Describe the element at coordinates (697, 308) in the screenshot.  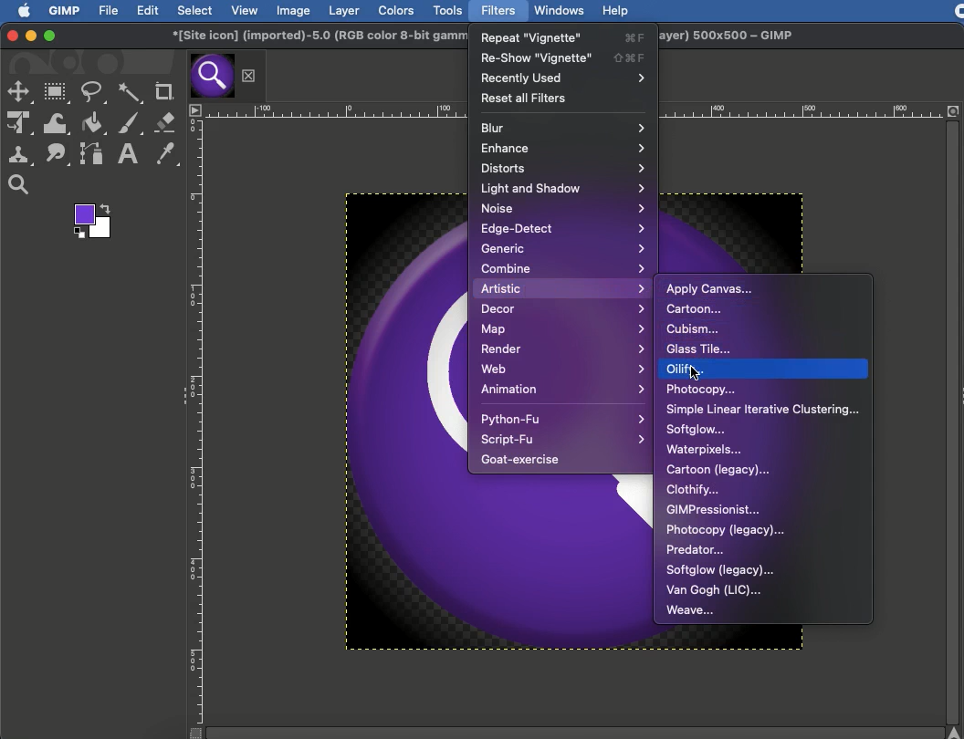
I see `Cartoon` at that location.